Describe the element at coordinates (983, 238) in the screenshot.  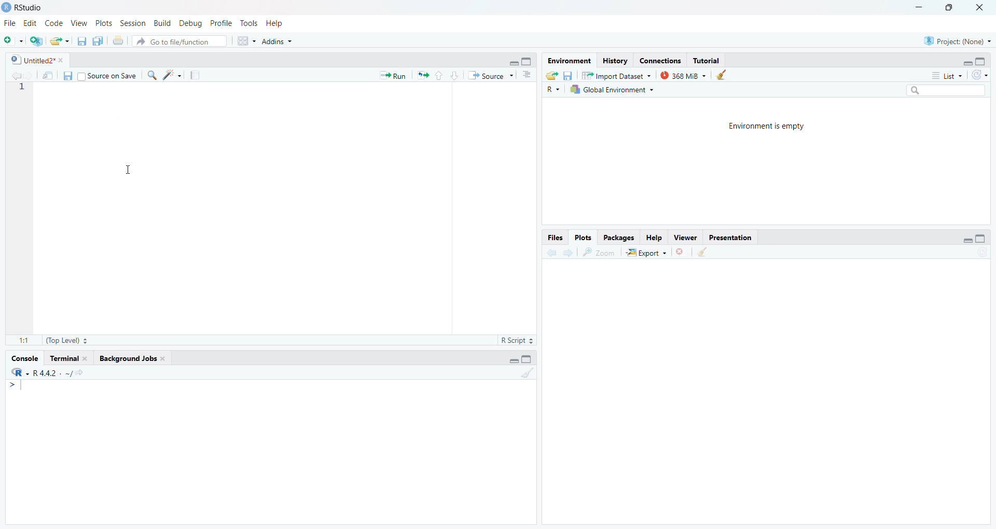
I see `maximise` at that location.